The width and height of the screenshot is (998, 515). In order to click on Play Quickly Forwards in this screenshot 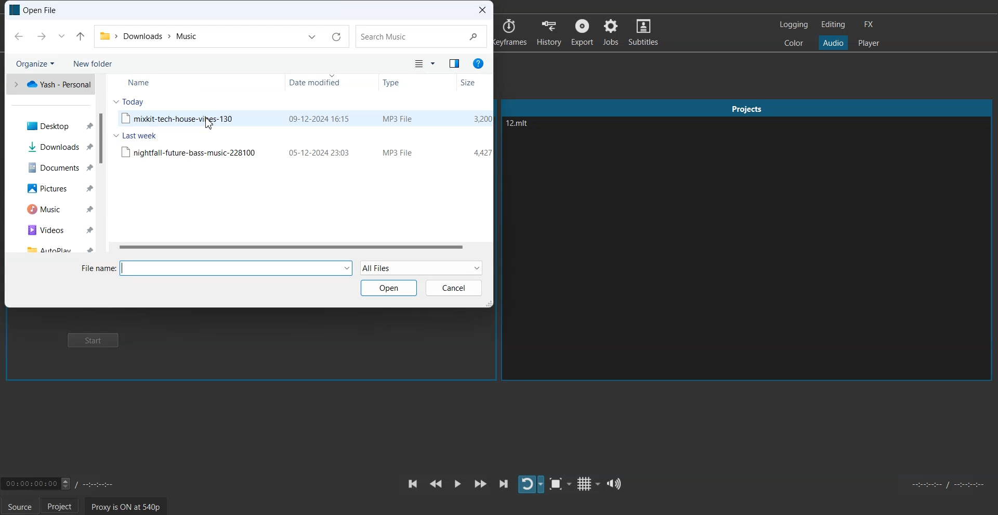, I will do `click(480, 484)`.